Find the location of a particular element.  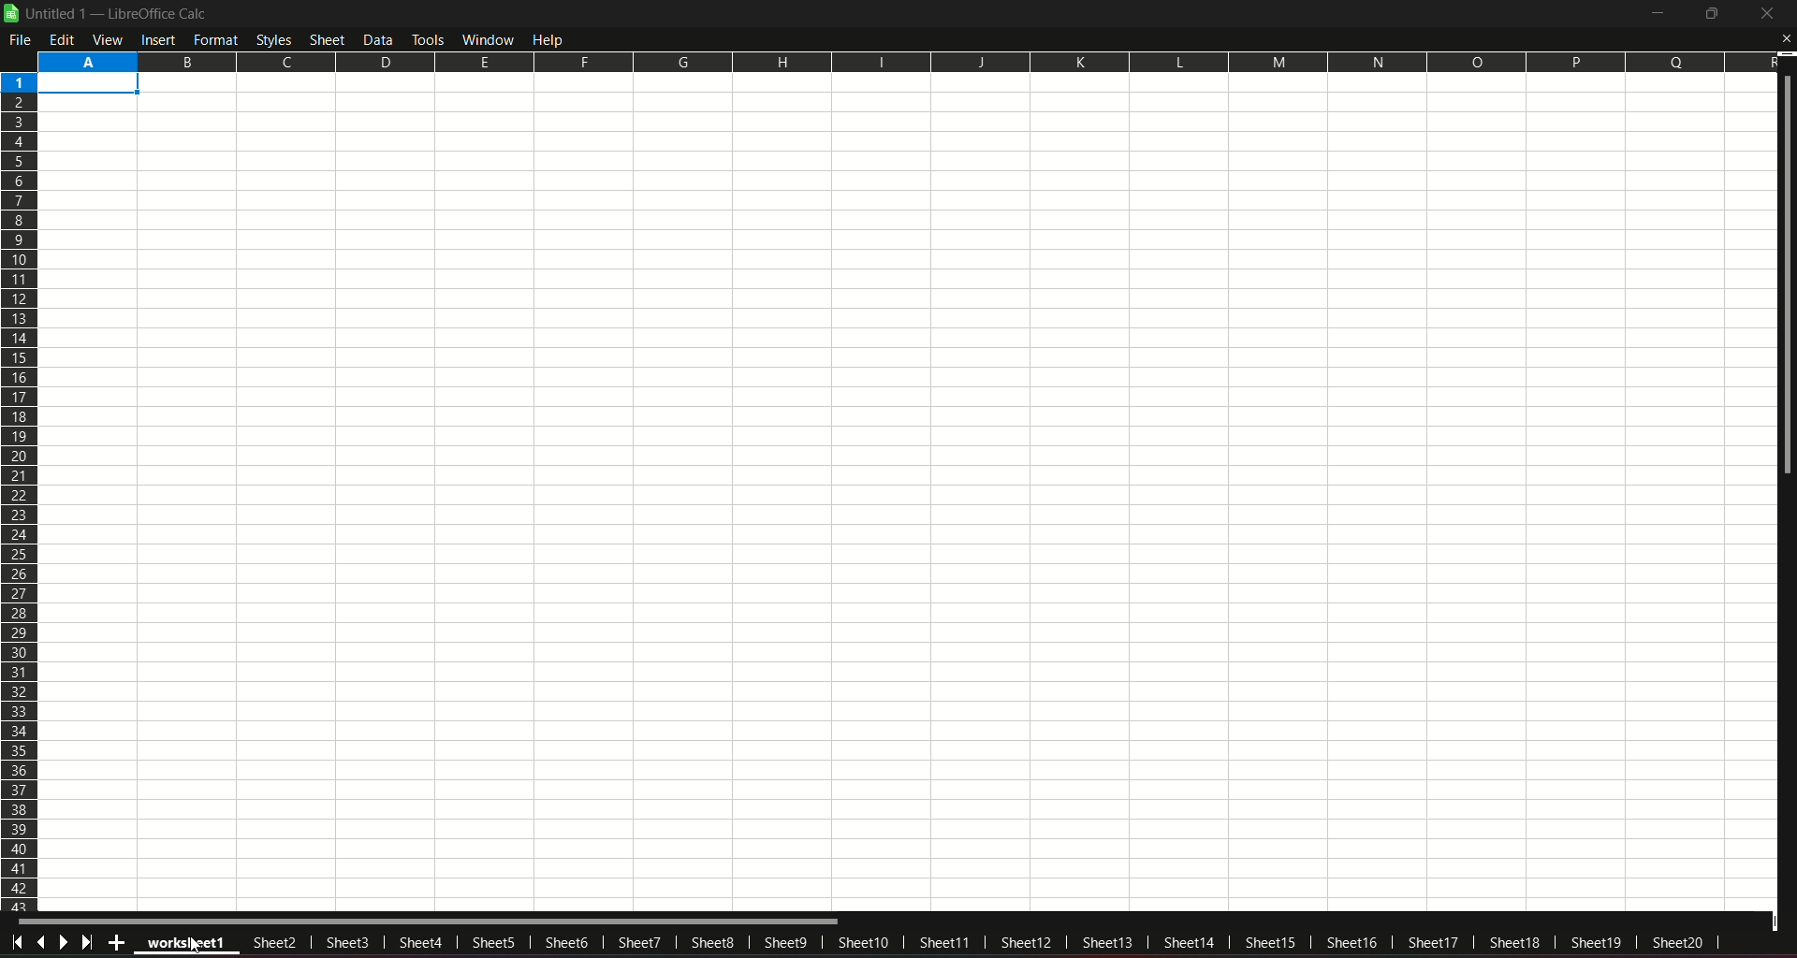

sheet16 is located at coordinates (1351, 942).